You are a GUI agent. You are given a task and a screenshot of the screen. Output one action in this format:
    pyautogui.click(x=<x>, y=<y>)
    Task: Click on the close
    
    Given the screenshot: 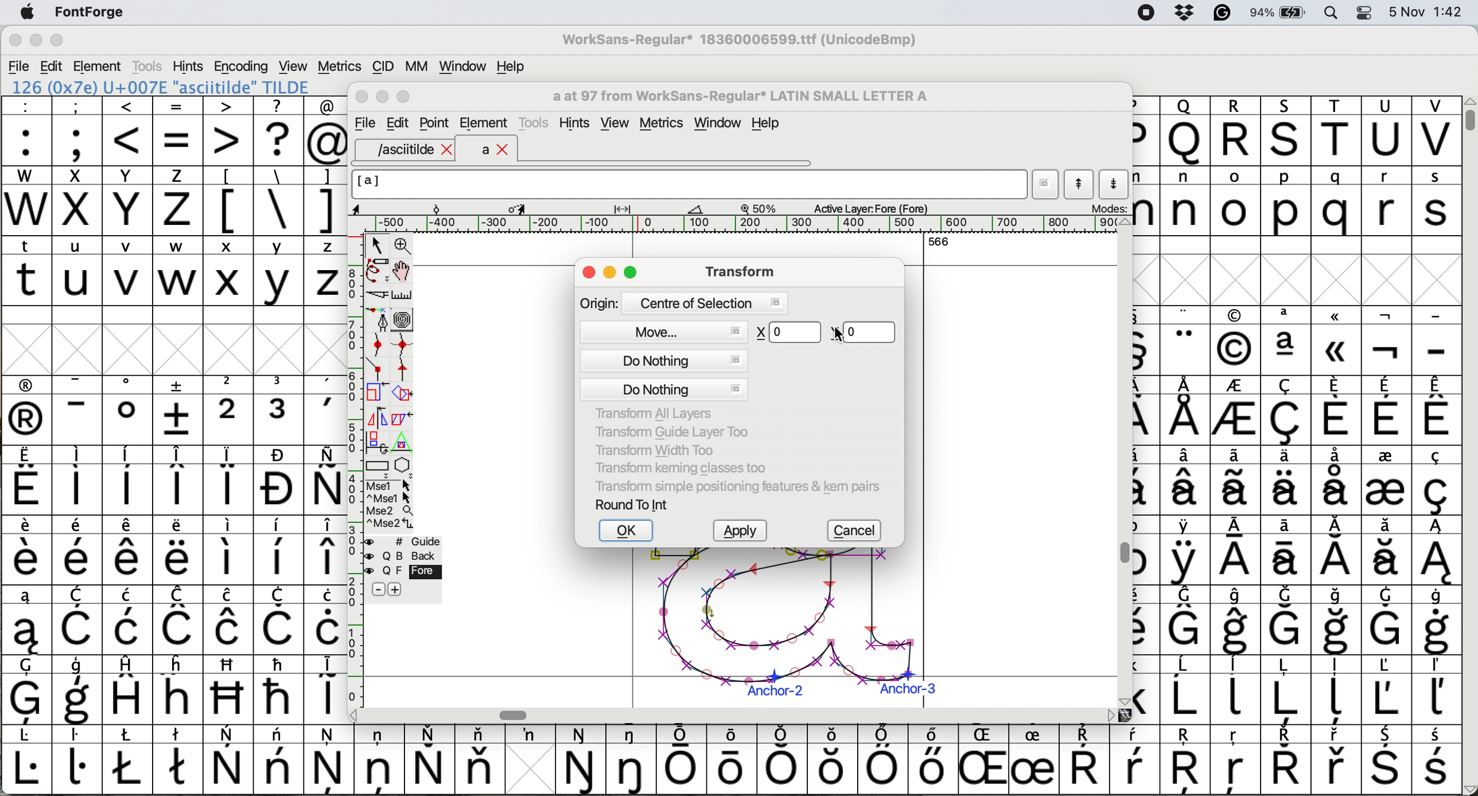 What is the action you would take?
    pyautogui.click(x=15, y=42)
    